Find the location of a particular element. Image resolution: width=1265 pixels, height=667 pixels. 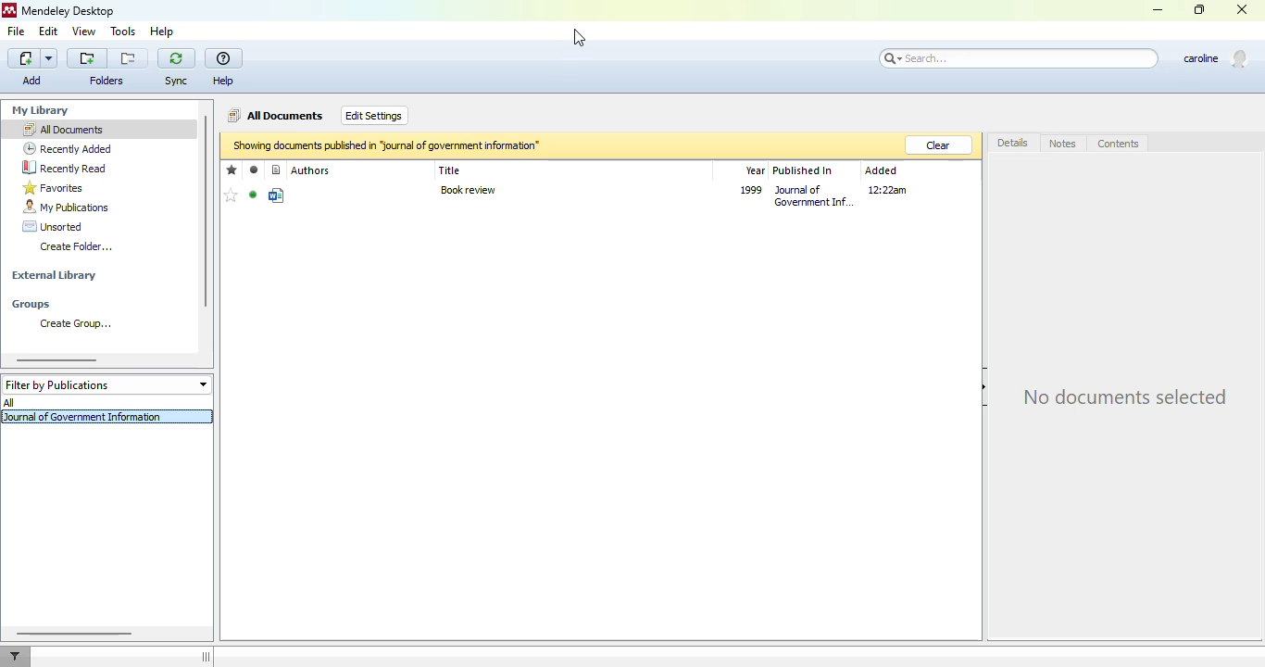

search is located at coordinates (1018, 59).